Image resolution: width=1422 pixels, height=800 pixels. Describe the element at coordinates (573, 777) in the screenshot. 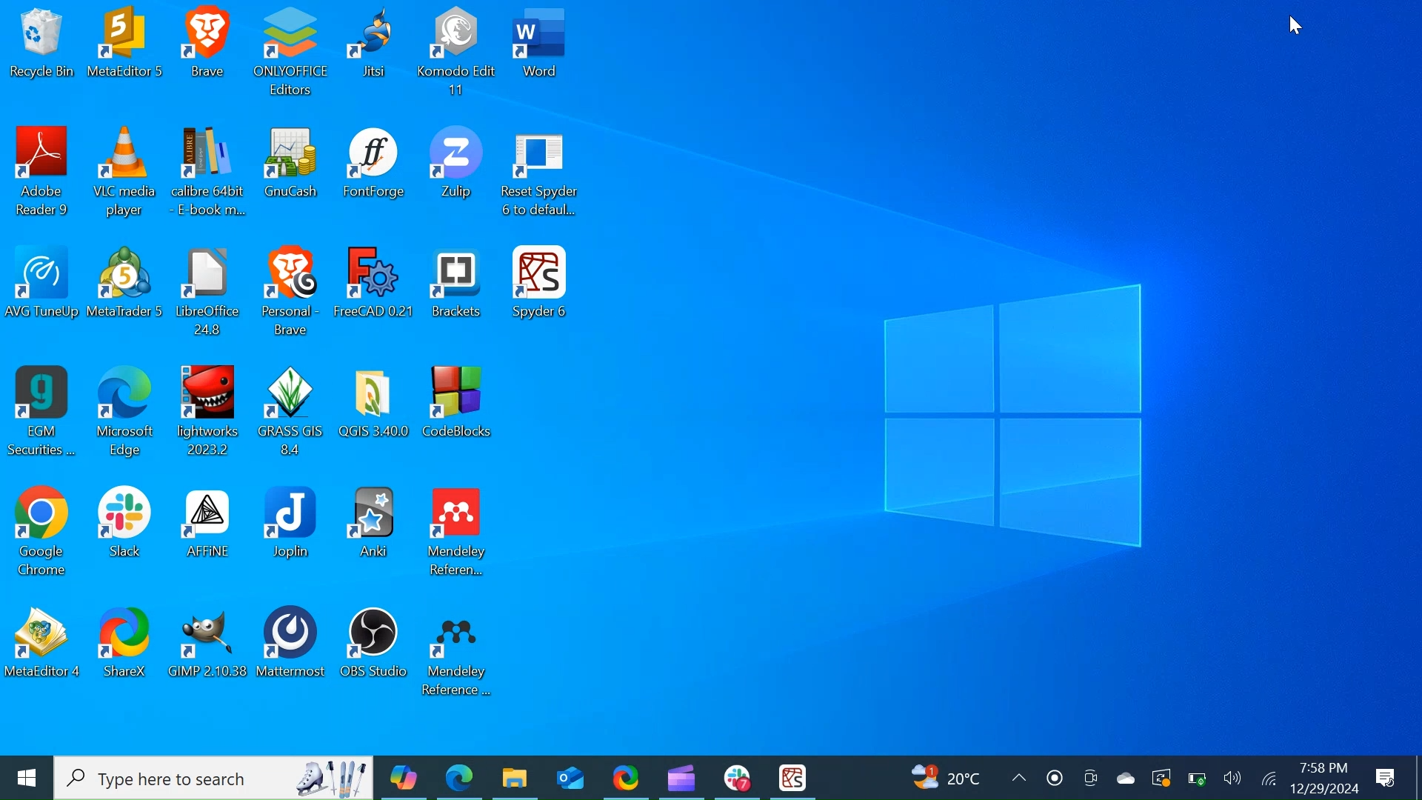

I see `Outlook` at that location.